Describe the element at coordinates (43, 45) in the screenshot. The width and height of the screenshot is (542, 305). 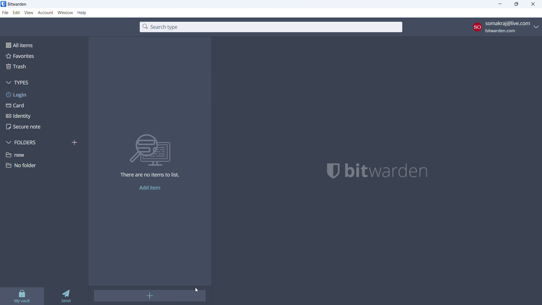
I see `all items` at that location.